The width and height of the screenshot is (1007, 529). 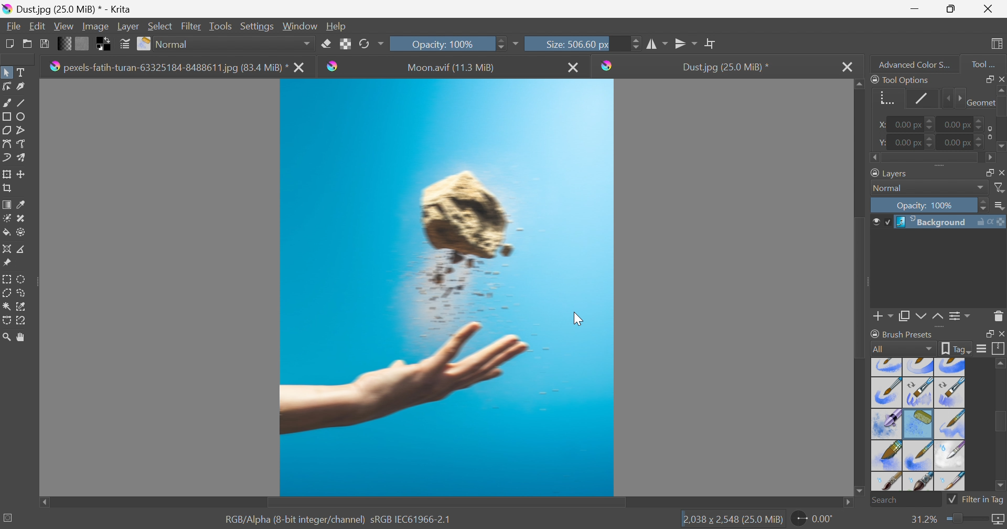 I want to click on Close, so click(x=988, y=9).